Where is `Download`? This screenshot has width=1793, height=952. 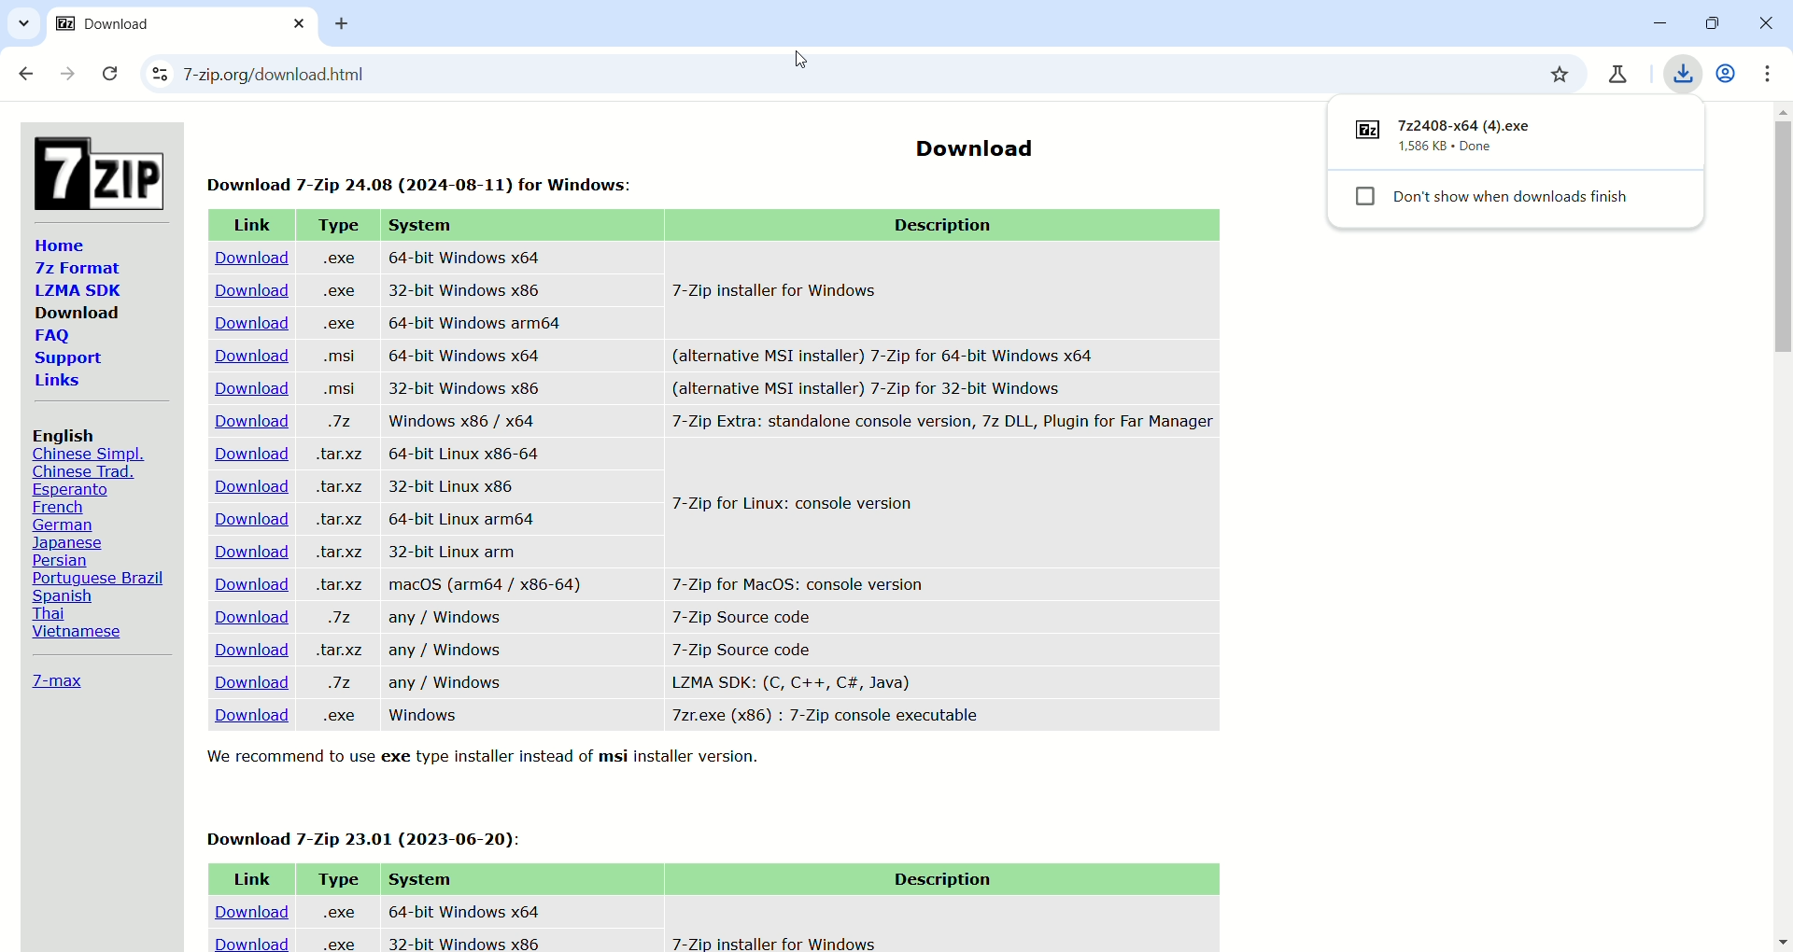 Download is located at coordinates (242, 581).